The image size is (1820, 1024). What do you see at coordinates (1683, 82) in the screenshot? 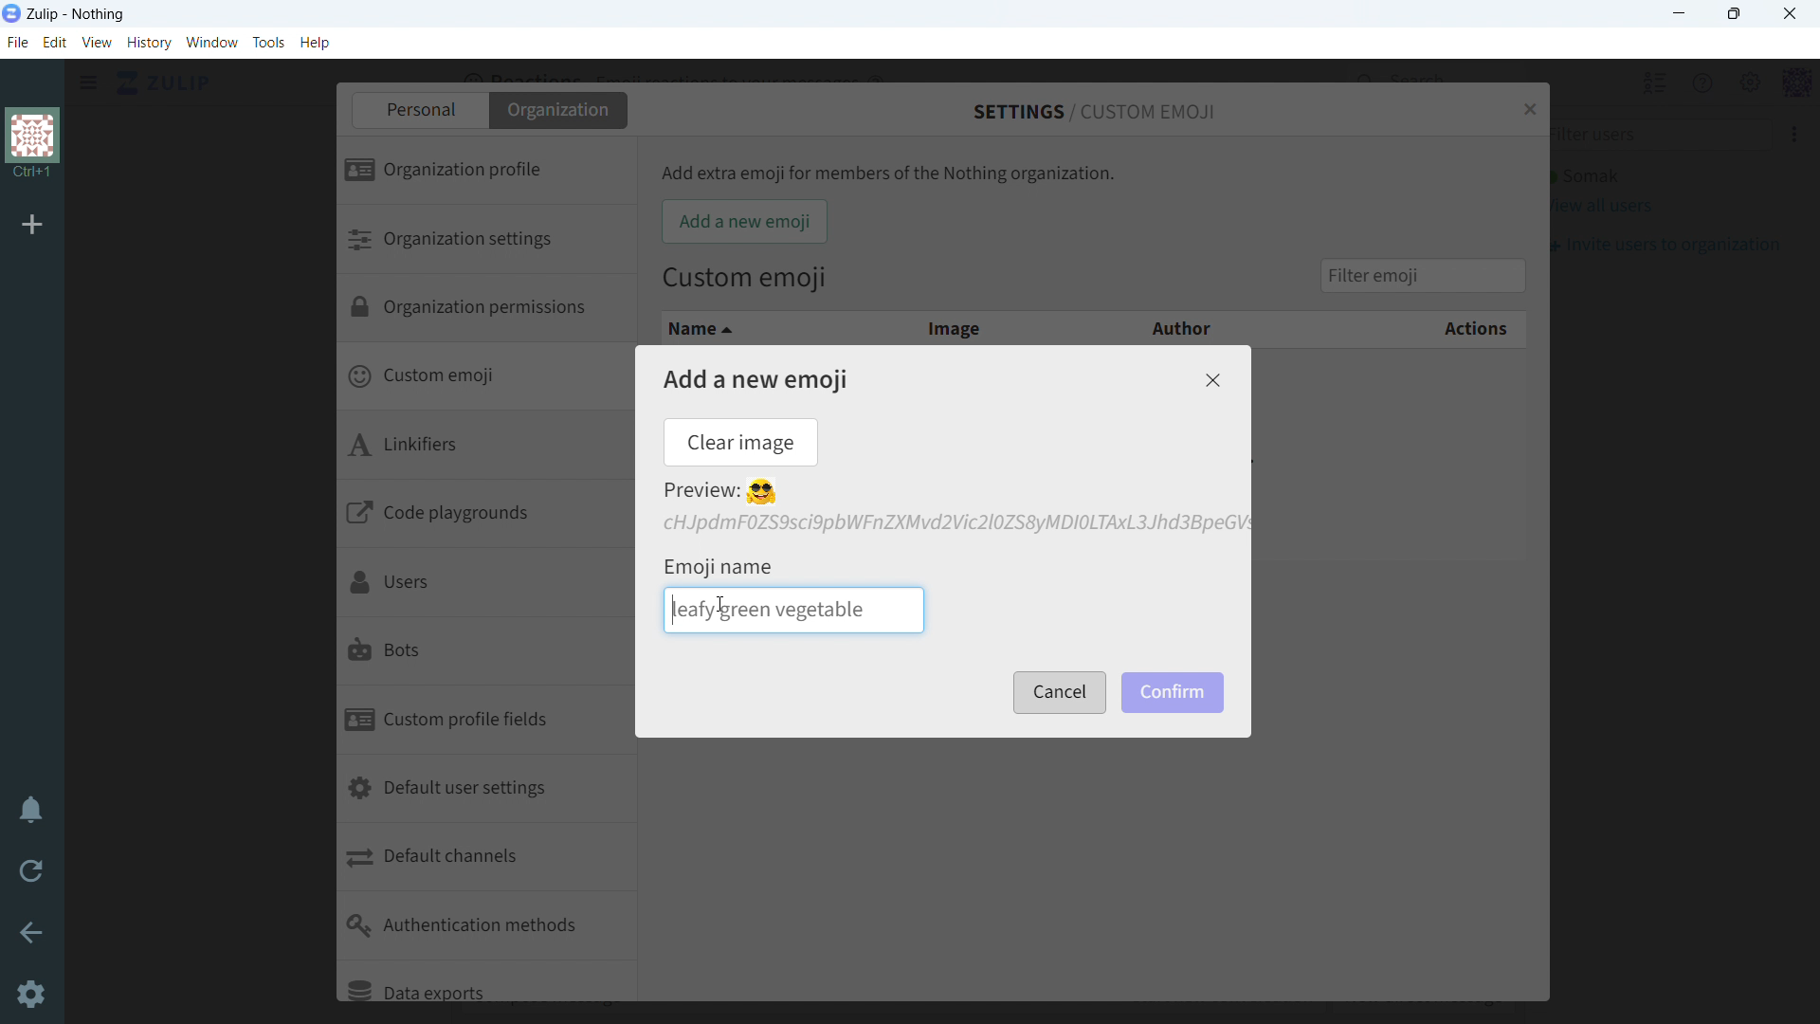
I see `help menu` at bounding box center [1683, 82].